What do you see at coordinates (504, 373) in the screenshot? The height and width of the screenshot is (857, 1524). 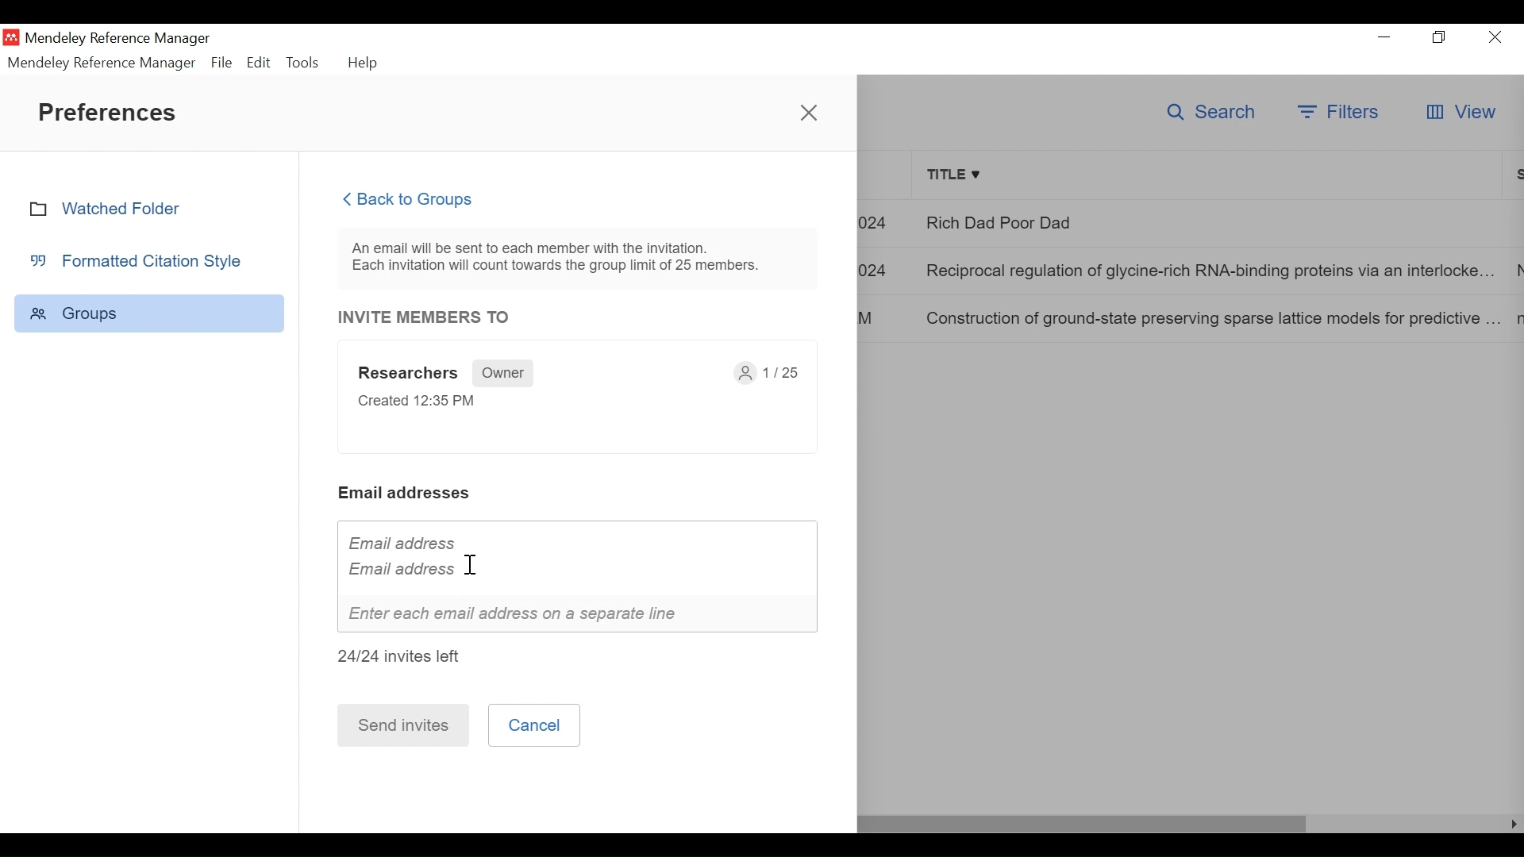 I see `Owner` at bounding box center [504, 373].